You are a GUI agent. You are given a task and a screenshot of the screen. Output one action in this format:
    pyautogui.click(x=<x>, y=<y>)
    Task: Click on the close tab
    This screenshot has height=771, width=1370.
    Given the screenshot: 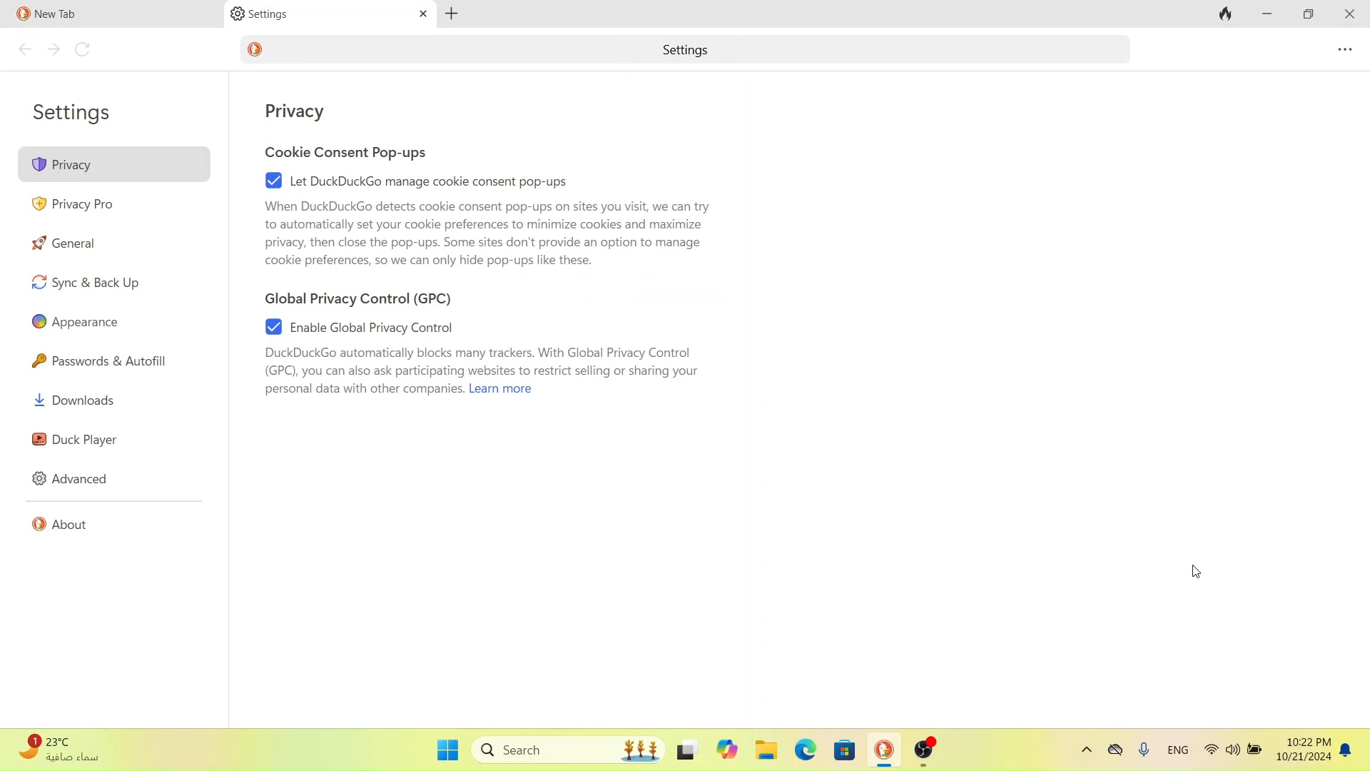 What is the action you would take?
    pyautogui.click(x=418, y=14)
    